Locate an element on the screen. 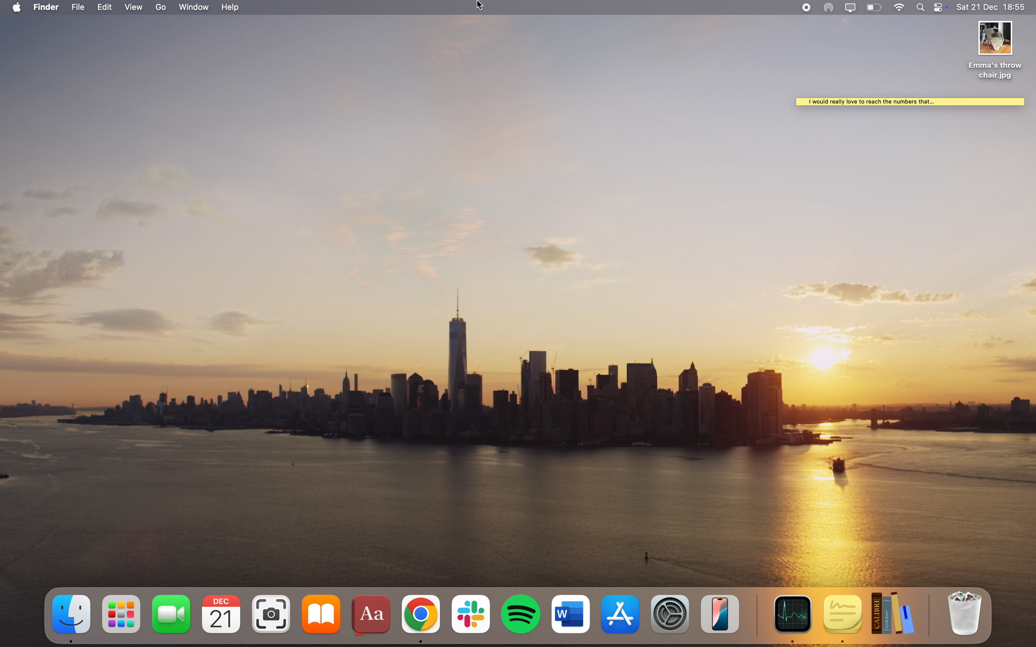 Image resolution: width=1036 pixels, height=647 pixels. settings is located at coordinates (673, 618).